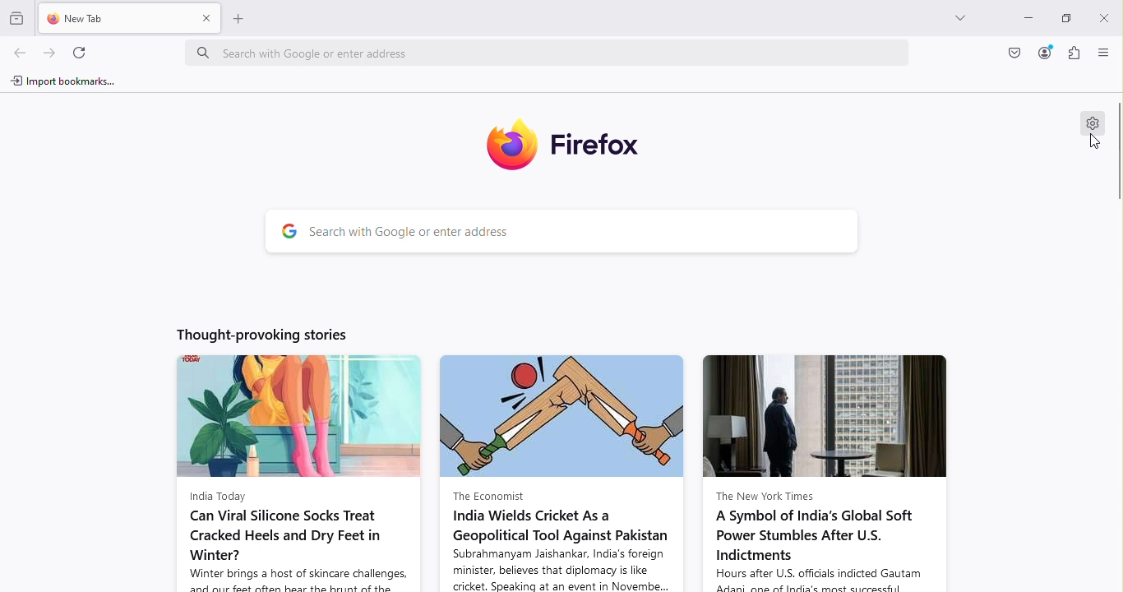  I want to click on Extensions, so click(1074, 53).